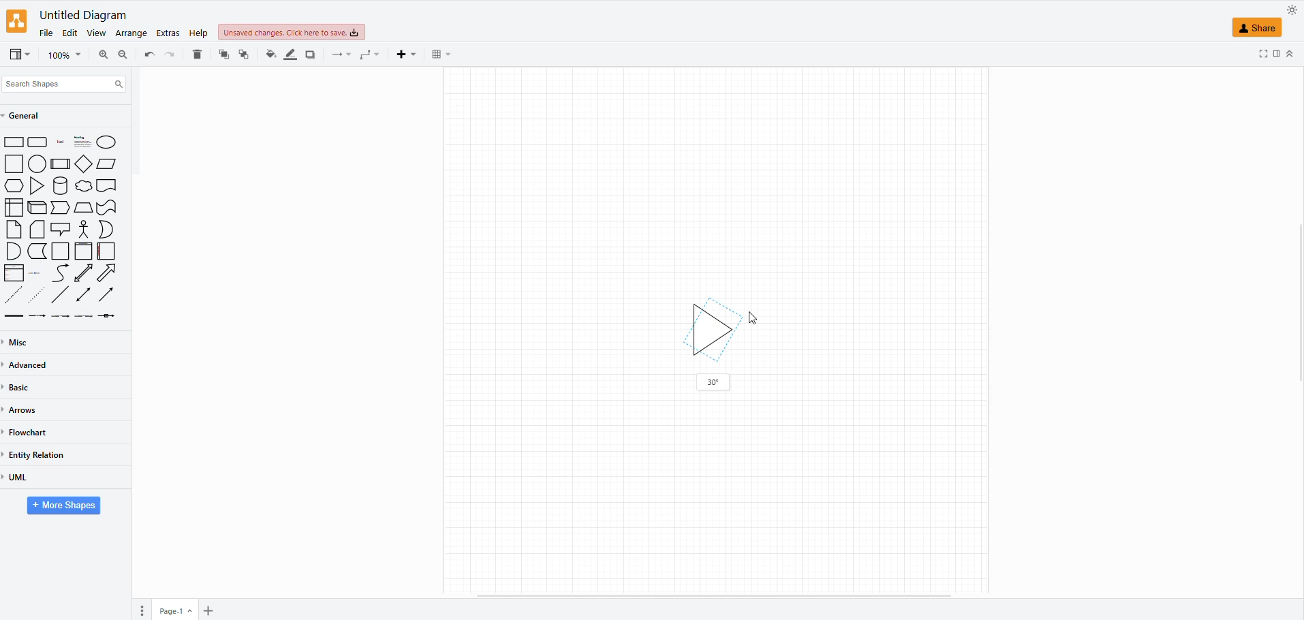 The width and height of the screenshot is (1304, 620). I want to click on Rounded Box, so click(38, 142).